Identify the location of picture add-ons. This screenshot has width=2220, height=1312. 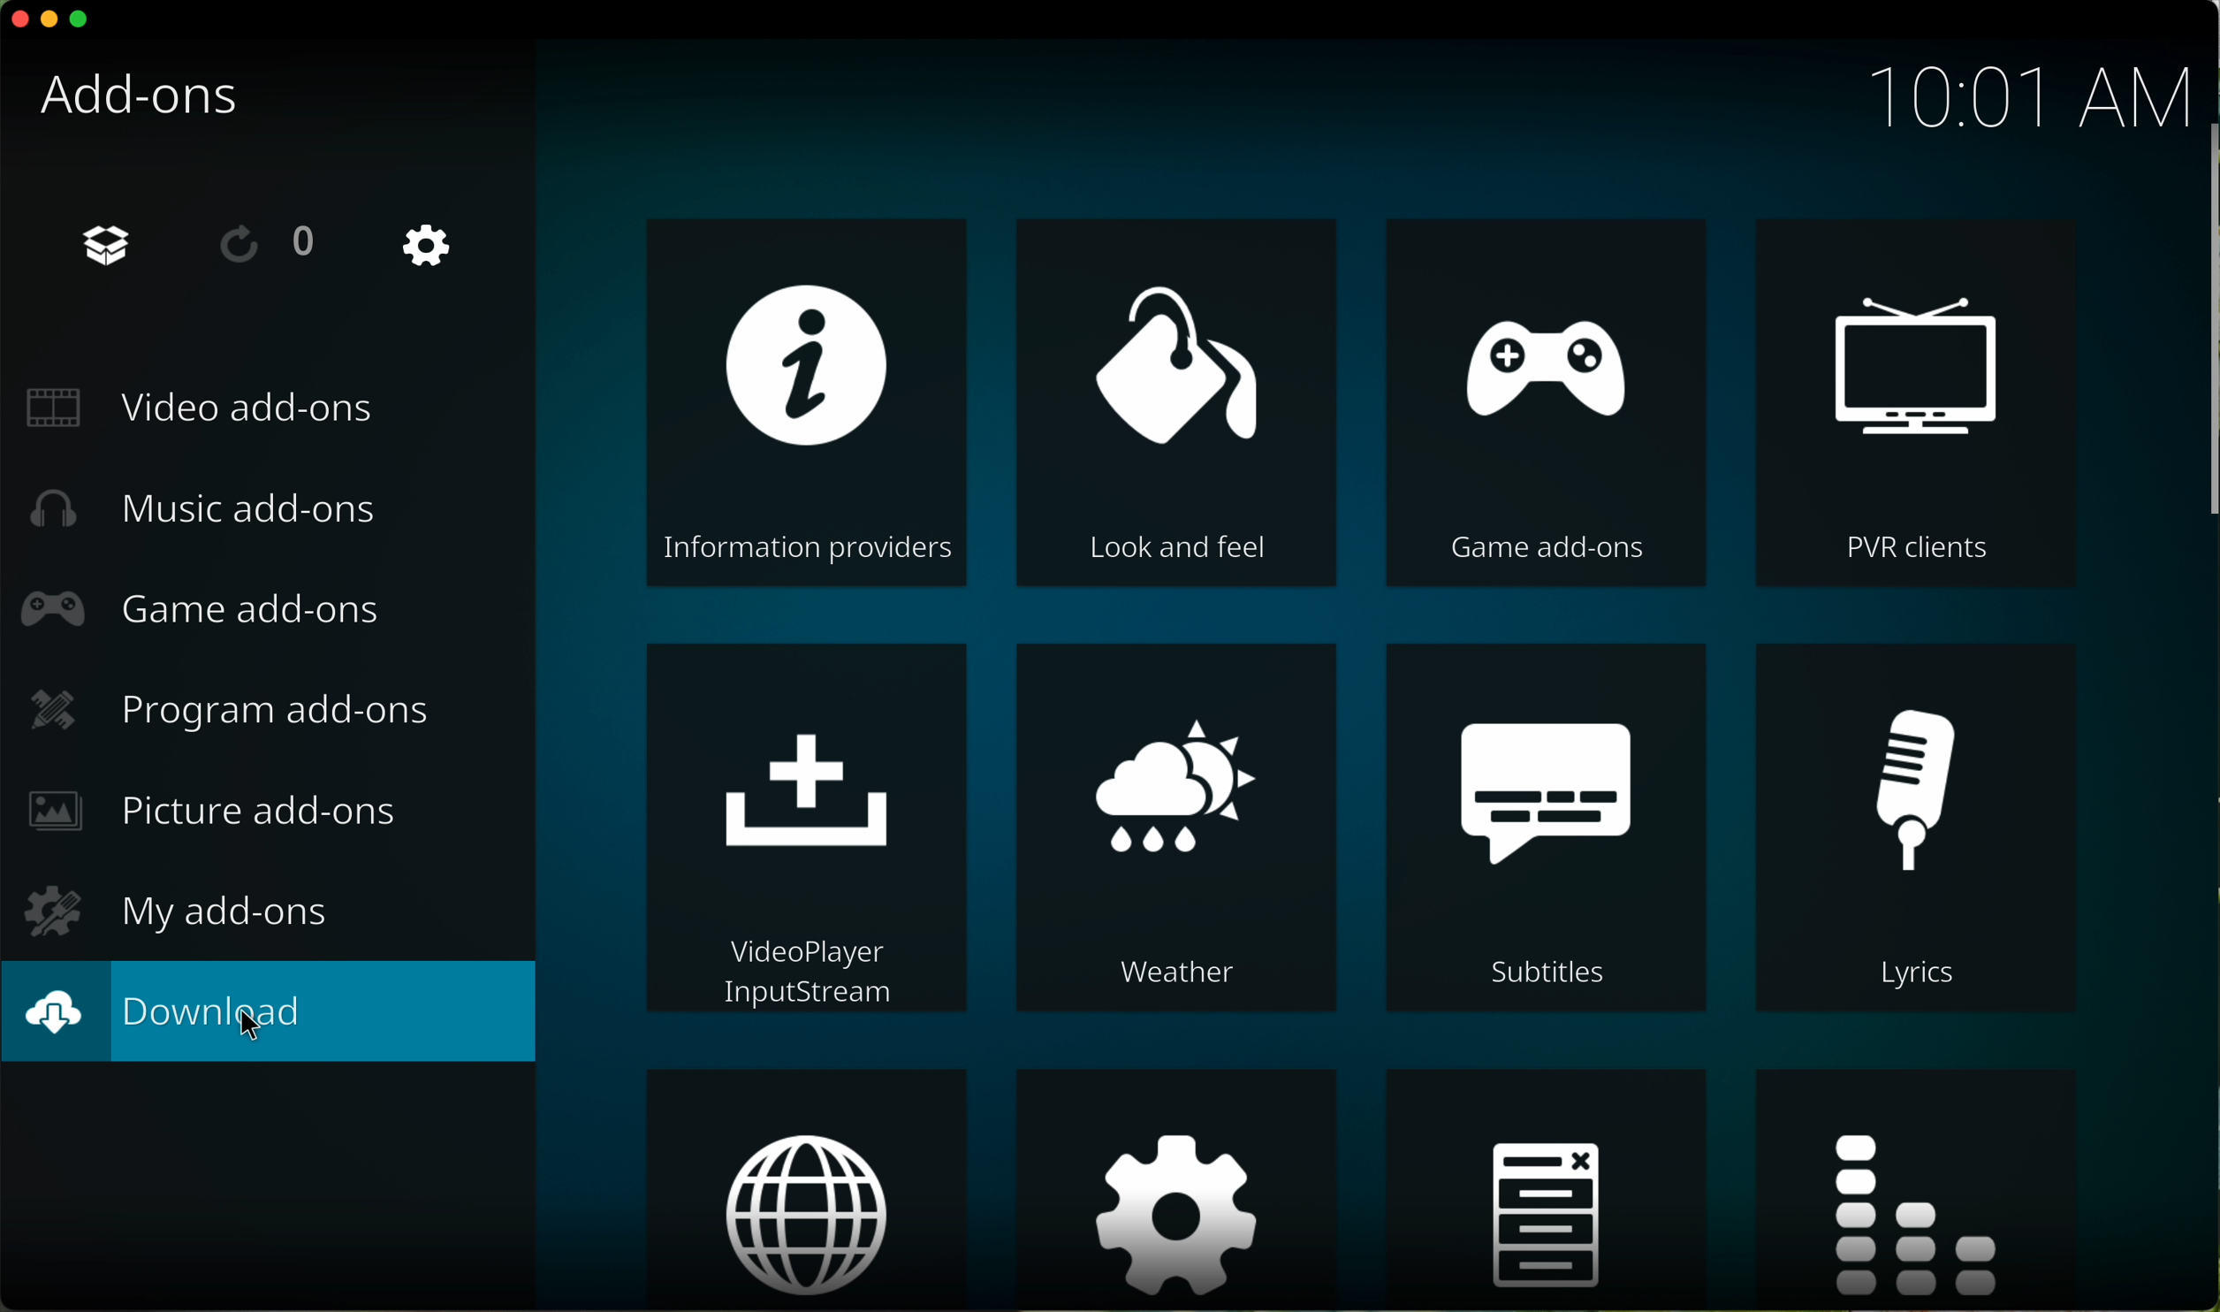
(217, 815).